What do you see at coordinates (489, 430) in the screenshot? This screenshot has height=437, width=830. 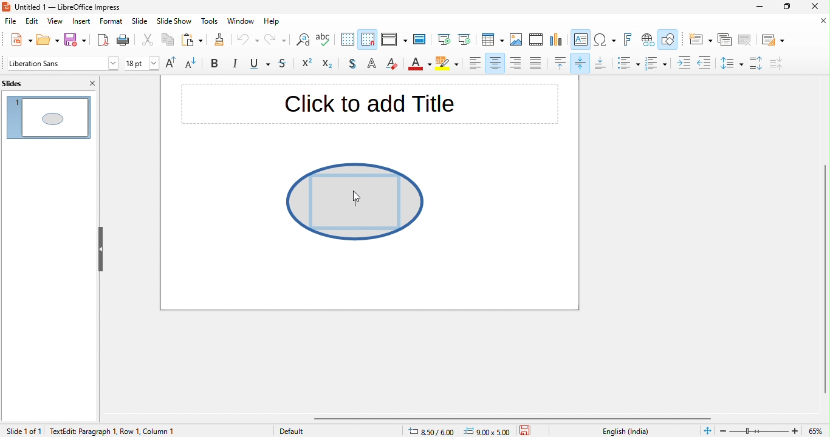 I see `9.00 x5.00` at bounding box center [489, 430].